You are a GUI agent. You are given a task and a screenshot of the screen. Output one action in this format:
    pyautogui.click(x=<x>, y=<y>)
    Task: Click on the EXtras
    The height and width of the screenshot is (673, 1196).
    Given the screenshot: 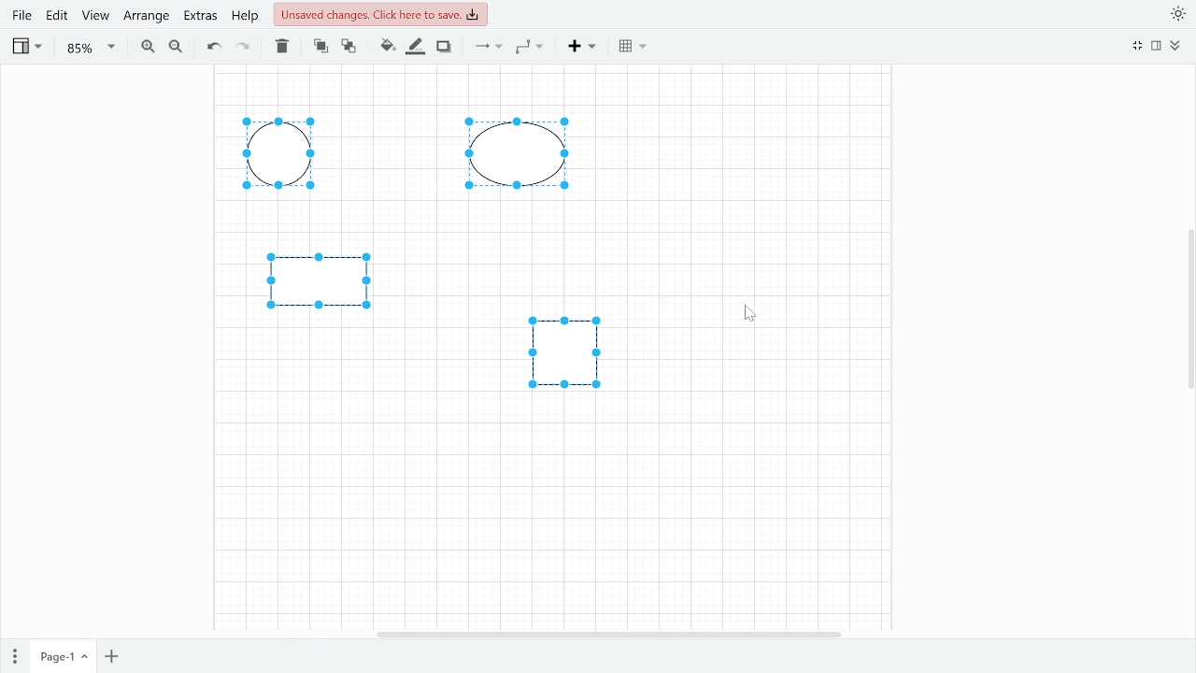 What is the action you would take?
    pyautogui.click(x=200, y=18)
    